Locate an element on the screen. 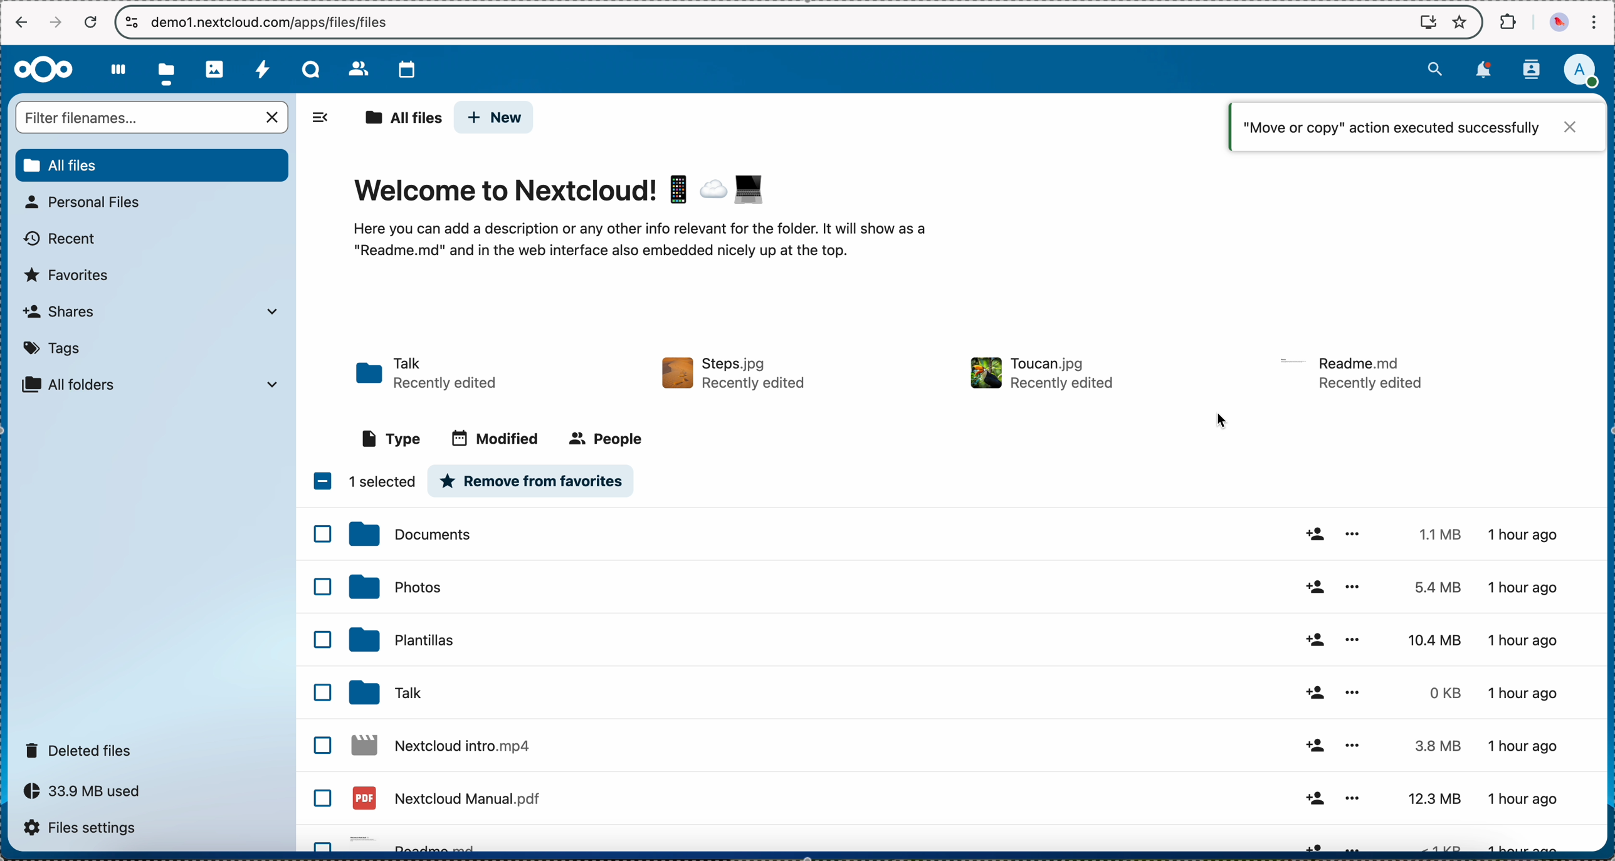  calendar is located at coordinates (402, 68).